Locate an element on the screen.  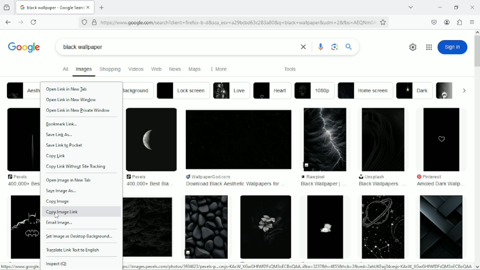
lock screen is located at coordinates (183, 90).